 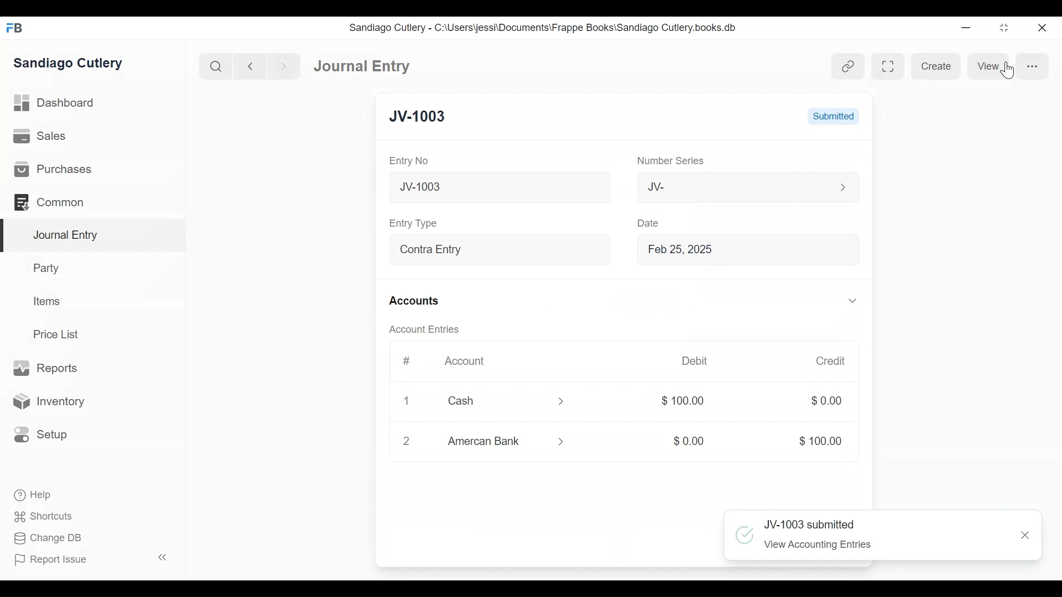 What do you see at coordinates (48, 302) in the screenshot?
I see `Items` at bounding box center [48, 302].